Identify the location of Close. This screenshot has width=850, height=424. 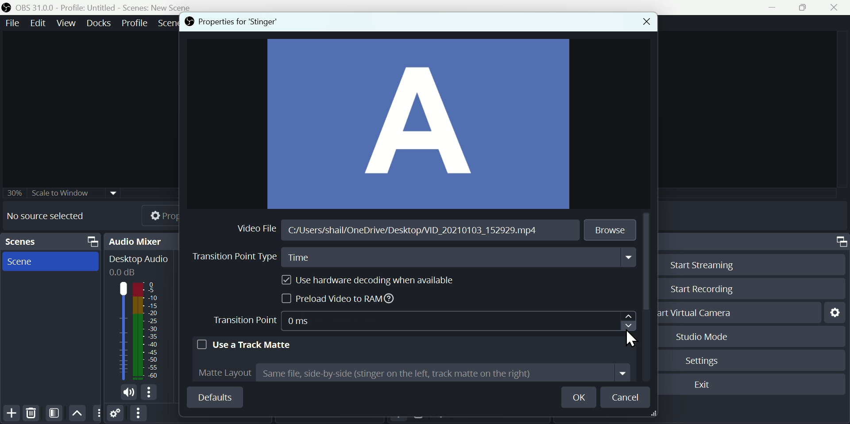
(838, 7).